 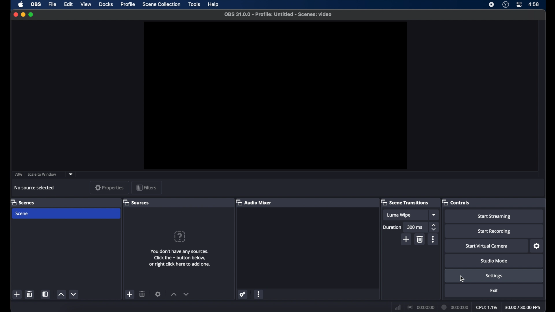 What do you see at coordinates (406, 239) in the screenshot?
I see `add` at bounding box center [406, 239].